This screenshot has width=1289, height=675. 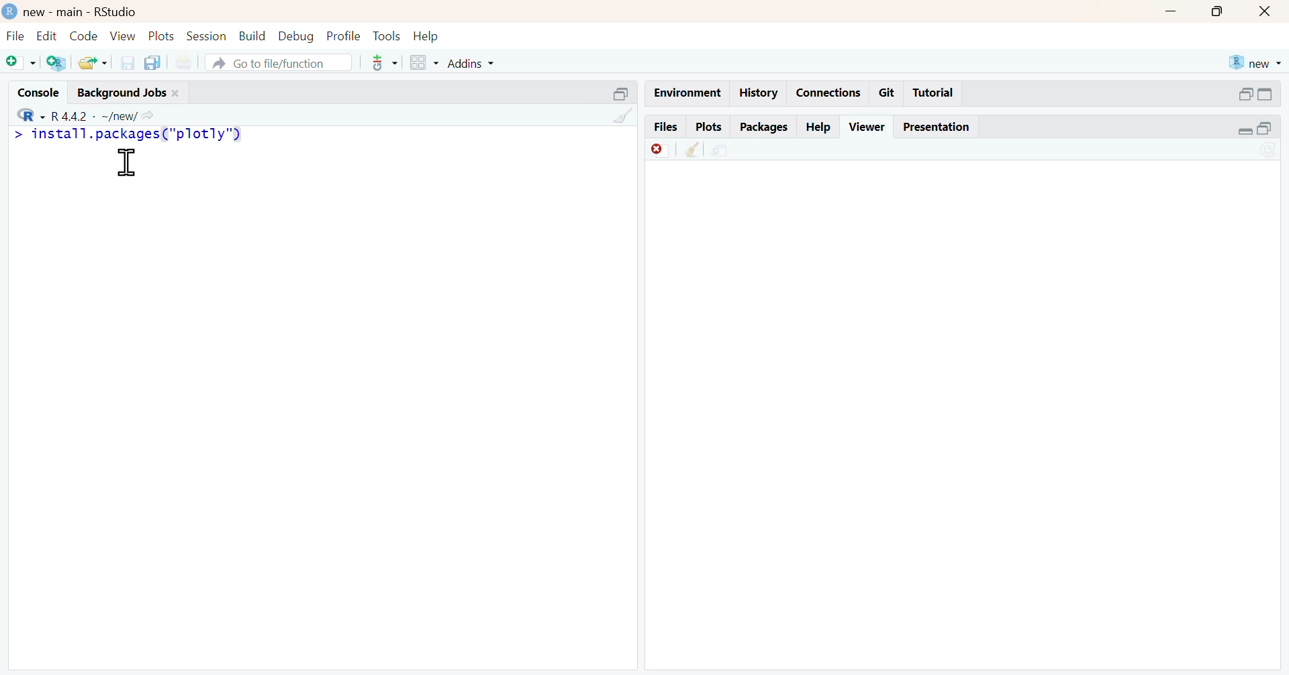 What do you see at coordinates (665, 126) in the screenshot?
I see `files` at bounding box center [665, 126].